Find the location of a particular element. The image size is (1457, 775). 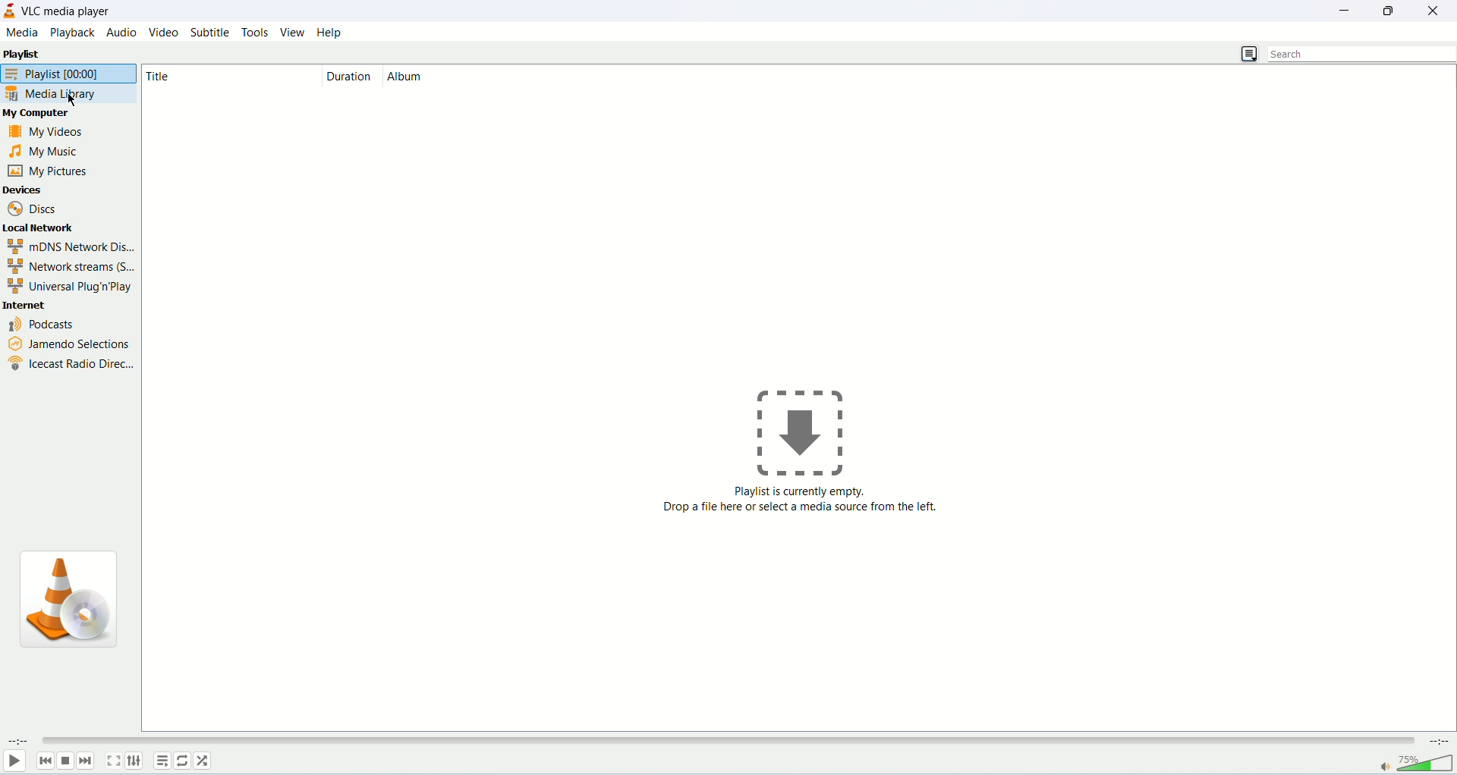

remaining time is located at coordinates (1437, 741).